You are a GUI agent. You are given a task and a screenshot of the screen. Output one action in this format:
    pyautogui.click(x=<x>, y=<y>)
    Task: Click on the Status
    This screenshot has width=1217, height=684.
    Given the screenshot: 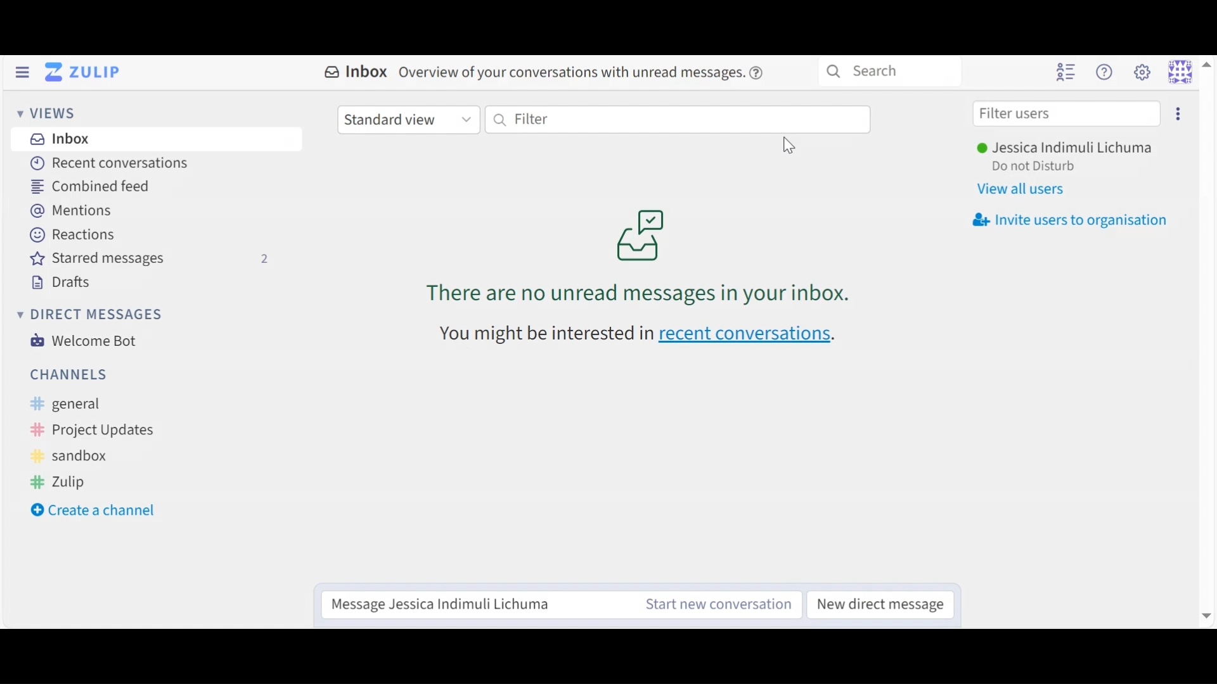 What is the action you would take?
    pyautogui.click(x=1035, y=168)
    